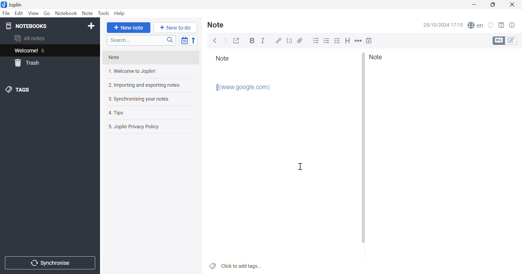 This screenshot has height=274, width=522. What do you see at coordinates (176, 27) in the screenshot?
I see `+ New to-do` at bounding box center [176, 27].